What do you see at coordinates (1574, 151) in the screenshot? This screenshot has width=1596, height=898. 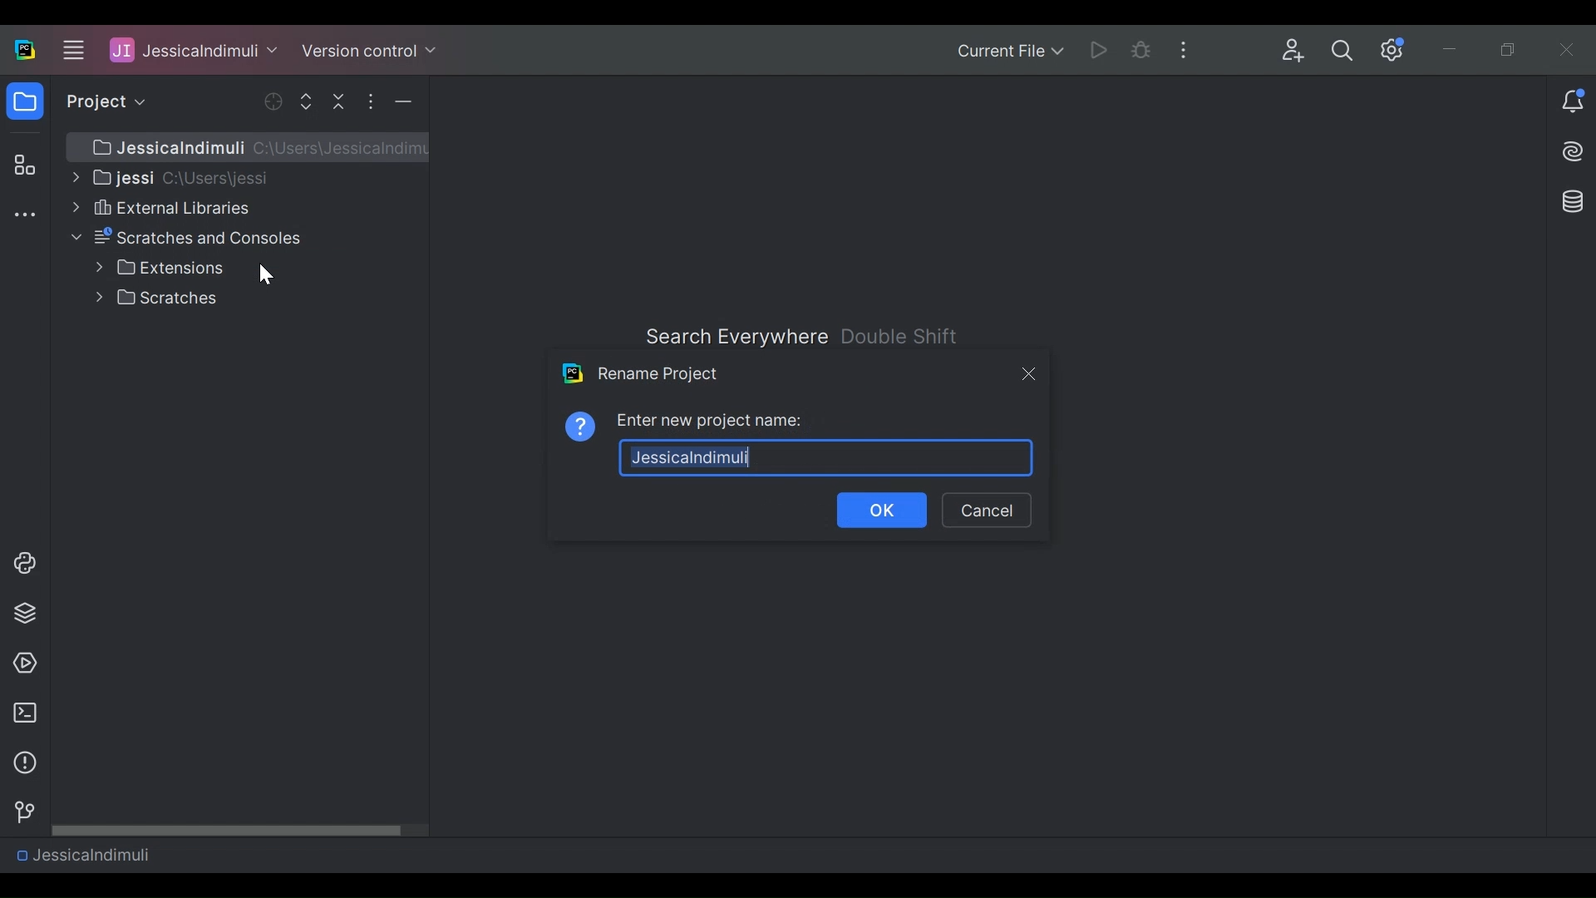 I see `AI Assistant` at bounding box center [1574, 151].